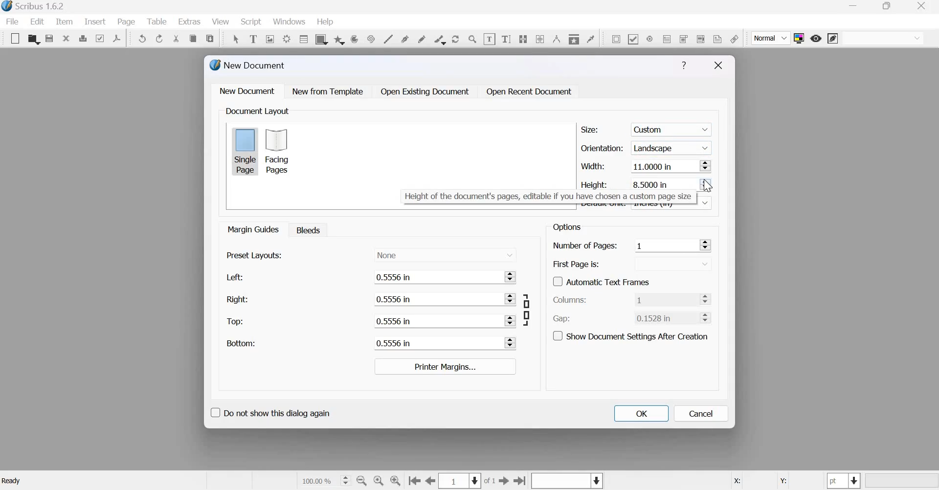 This screenshot has height=490, width=939. What do you see at coordinates (833, 39) in the screenshot?
I see `edit in preview mode` at bounding box center [833, 39].